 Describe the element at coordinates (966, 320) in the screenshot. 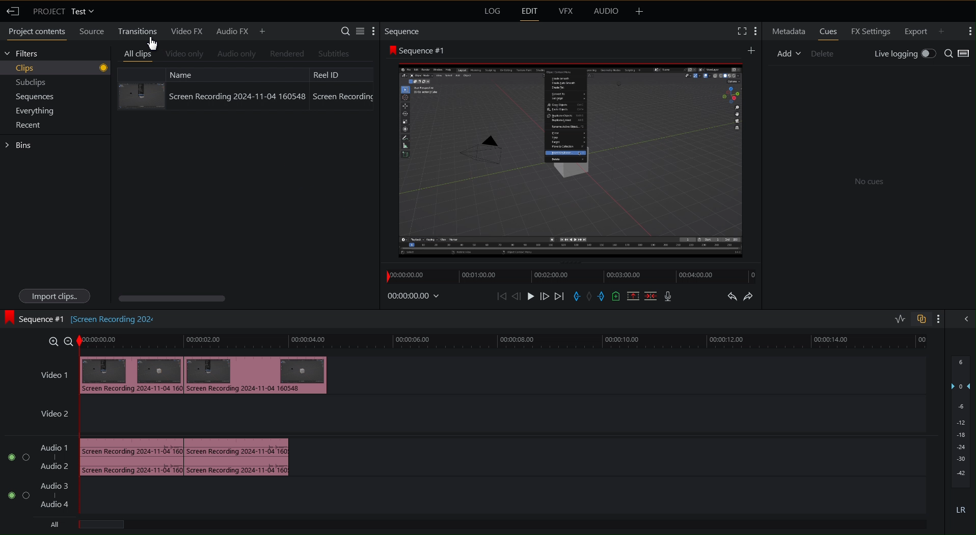

I see `Collapse` at that location.